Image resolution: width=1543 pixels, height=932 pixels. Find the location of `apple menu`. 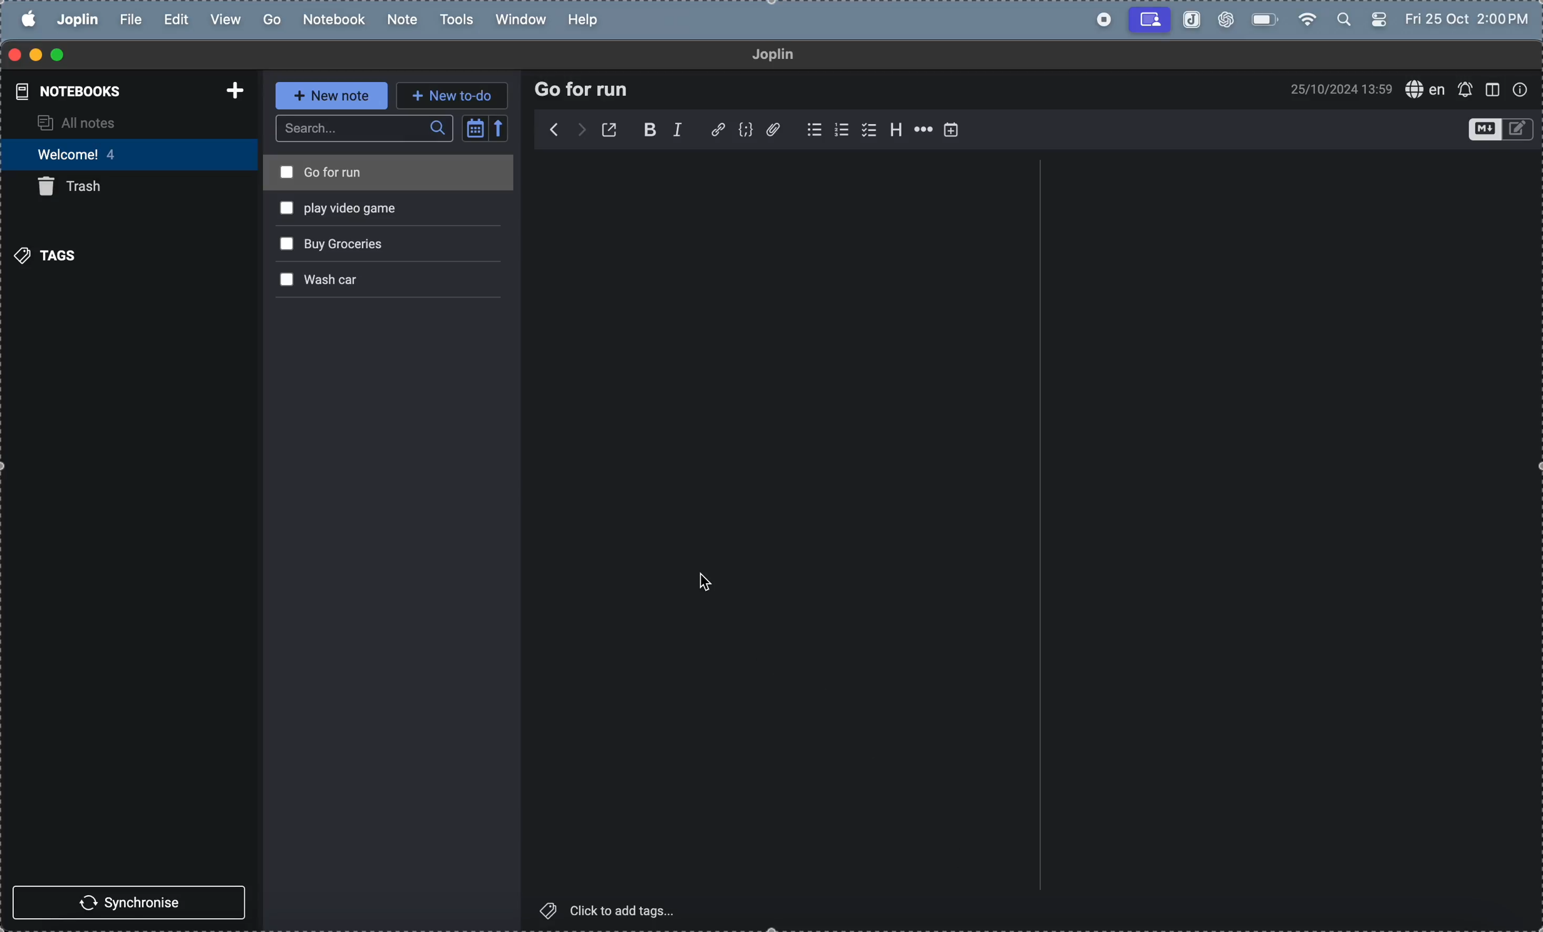

apple menu is located at coordinates (26, 17).